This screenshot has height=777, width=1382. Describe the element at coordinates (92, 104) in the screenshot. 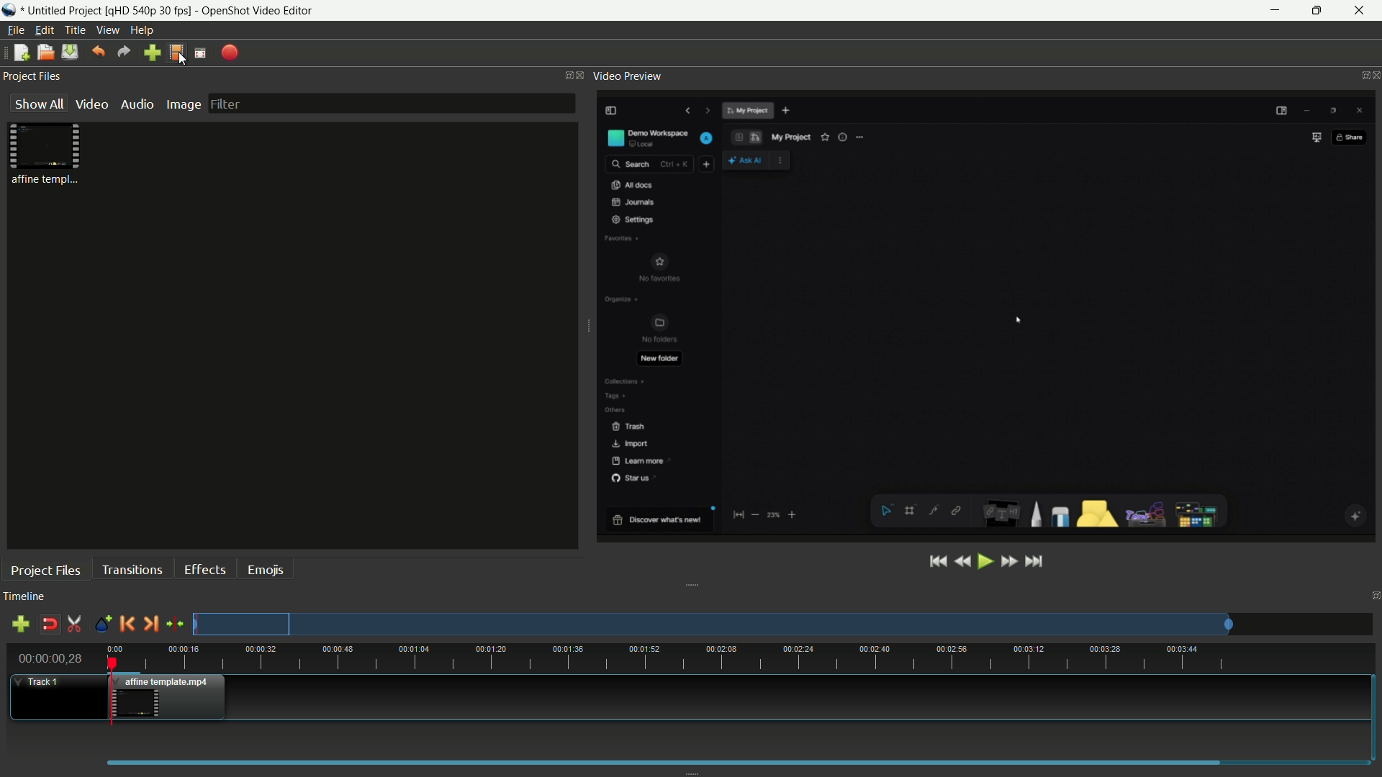

I see `video` at that location.